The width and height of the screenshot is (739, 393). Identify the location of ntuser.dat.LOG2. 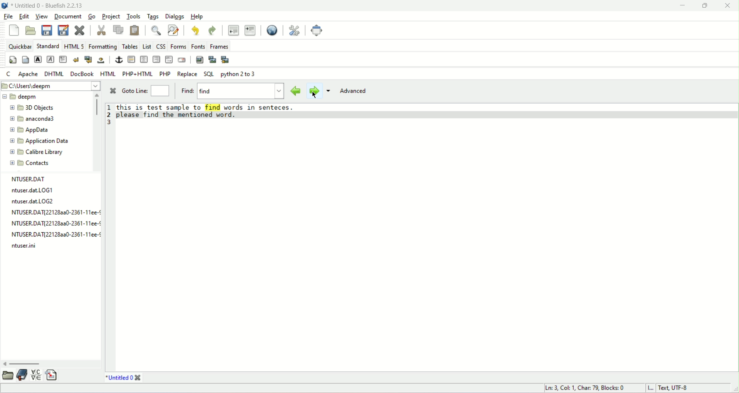
(35, 201).